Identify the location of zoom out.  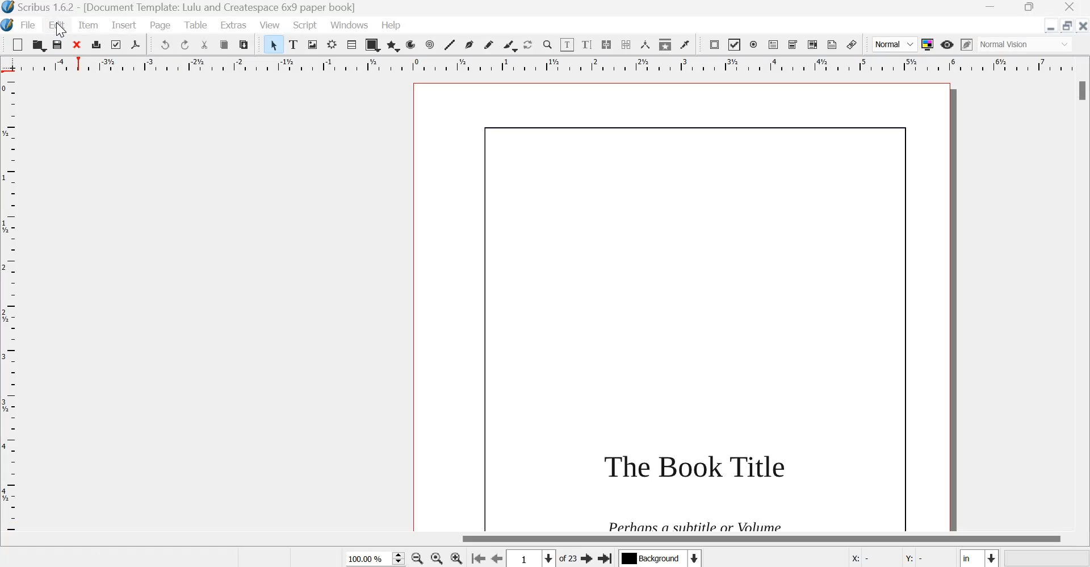
(418, 558).